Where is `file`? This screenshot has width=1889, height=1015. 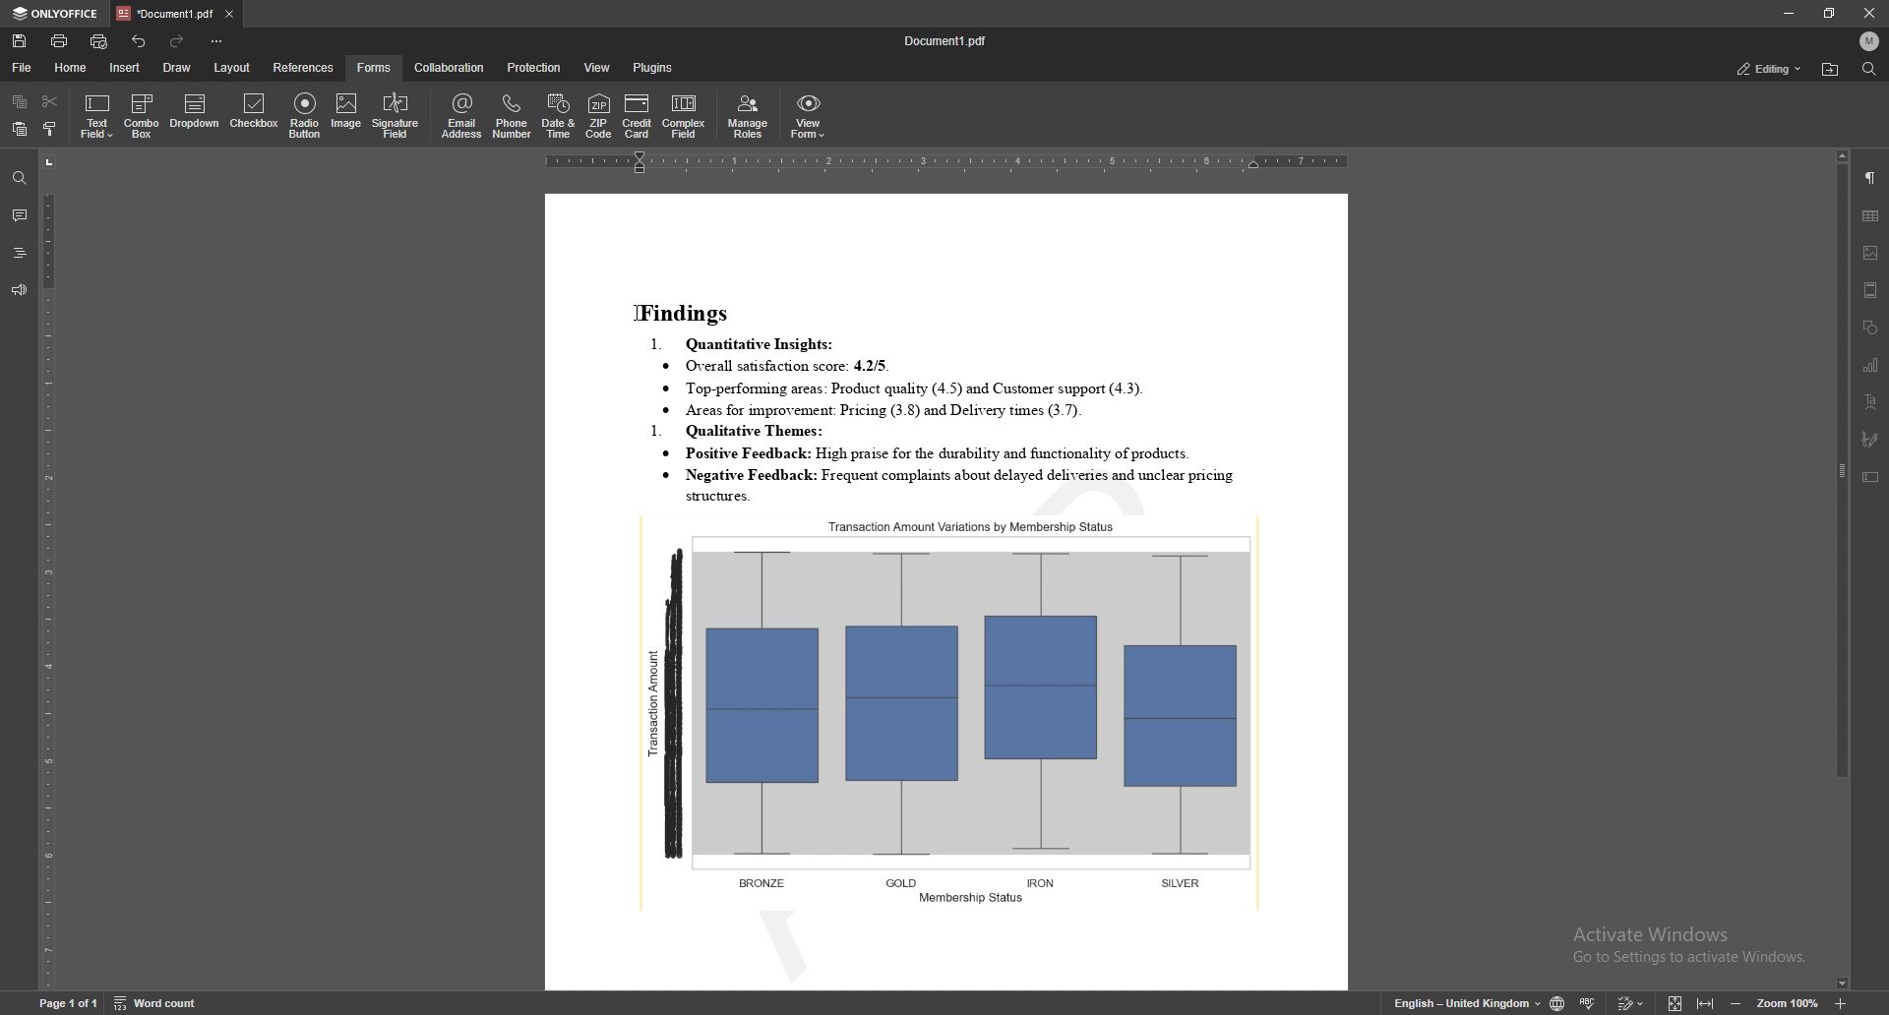 file is located at coordinates (23, 68).